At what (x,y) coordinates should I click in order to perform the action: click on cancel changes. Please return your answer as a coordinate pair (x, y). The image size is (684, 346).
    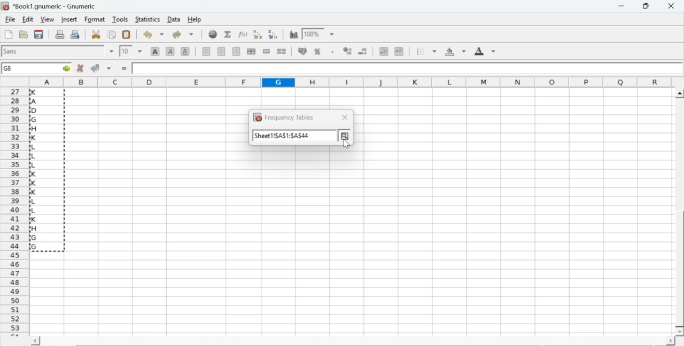
    Looking at the image, I should click on (81, 68).